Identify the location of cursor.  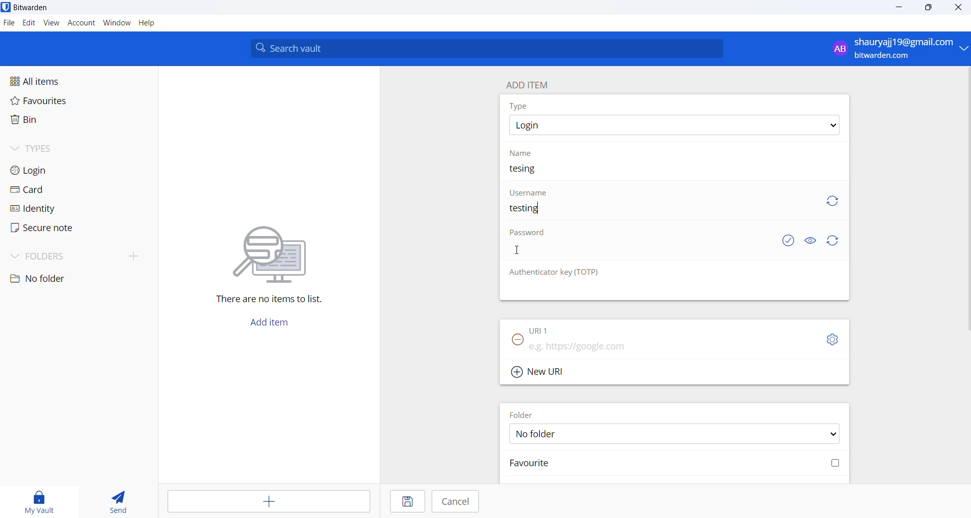
(518, 251).